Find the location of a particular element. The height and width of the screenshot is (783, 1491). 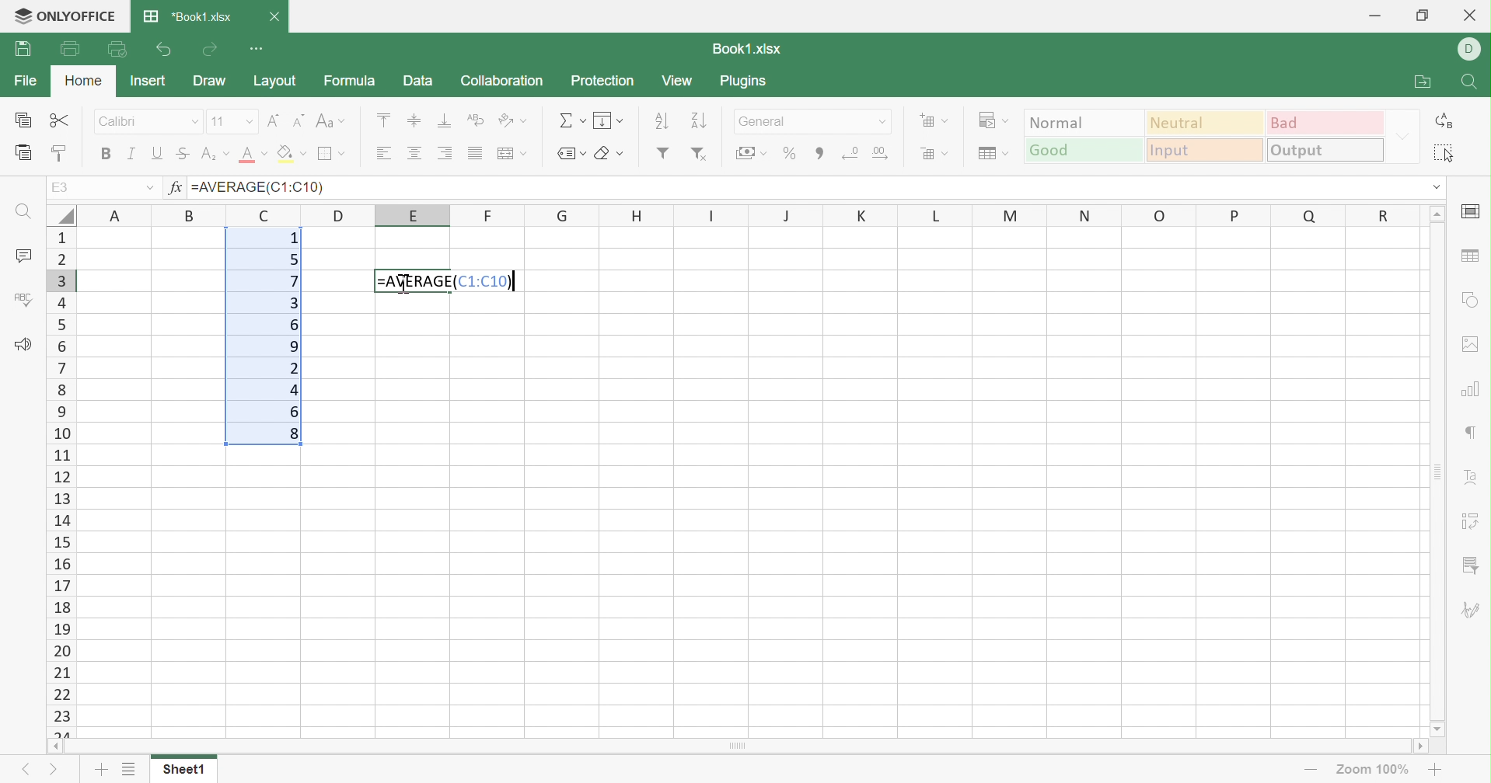

Align Right is located at coordinates (443, 152).